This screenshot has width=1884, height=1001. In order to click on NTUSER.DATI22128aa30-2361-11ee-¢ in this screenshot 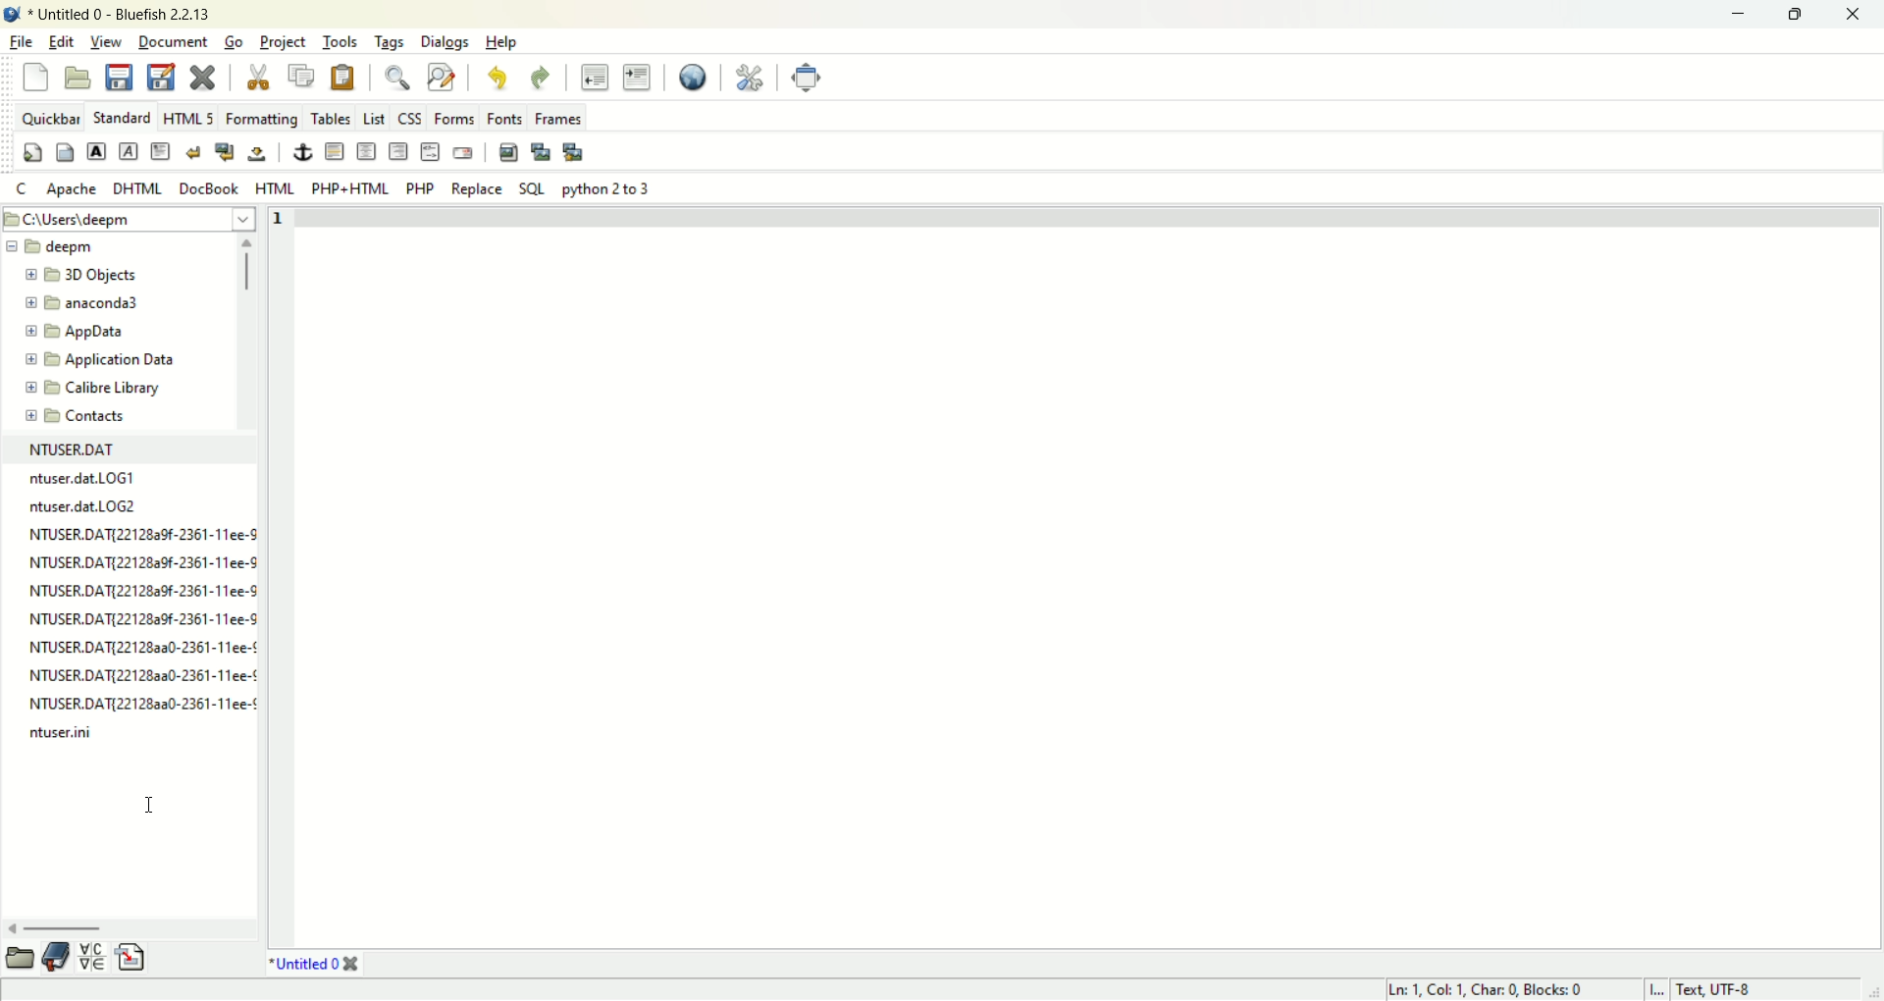, I will do `click(142, 672)`.